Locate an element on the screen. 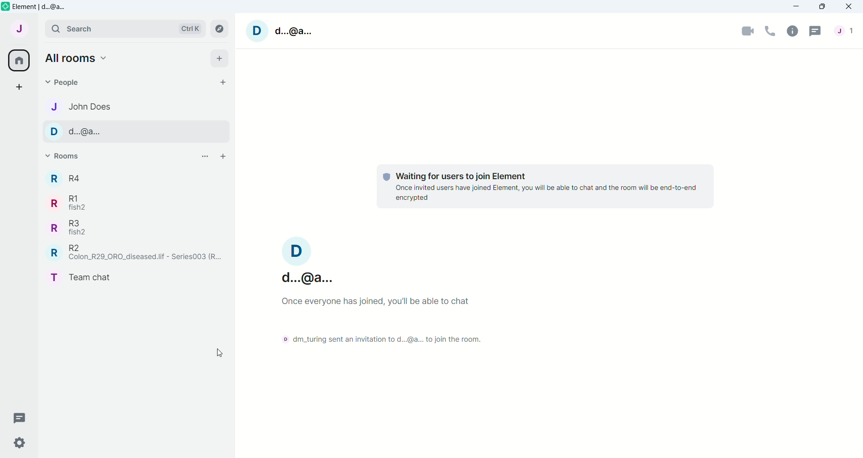 This screenshot has width=863, height=458. J John Does is located at coordinates (81, 107).